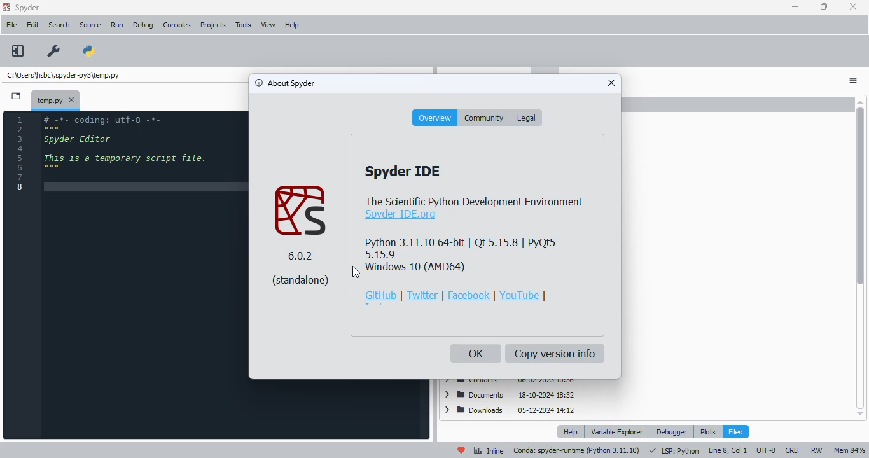 The height and width of the screenshot is (458, 869). Describe the element at coordinates (212, 26) in the screenshot. I see `projects` at that location.